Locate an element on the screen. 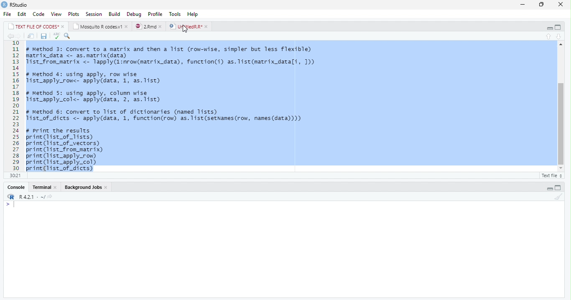 This screenshot has height=300, width=571. Console is located at coordinates (43, 187).